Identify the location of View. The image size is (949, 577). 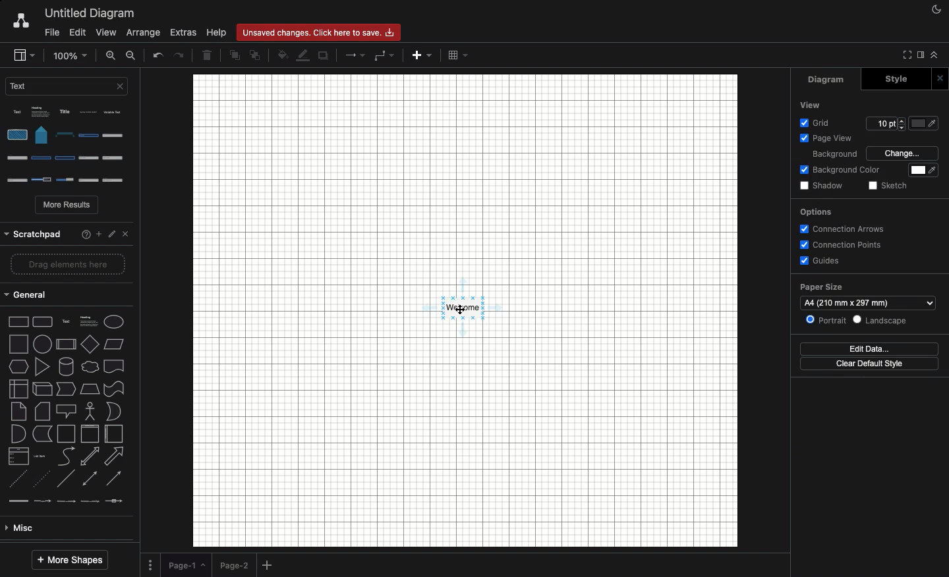
(107, 34).